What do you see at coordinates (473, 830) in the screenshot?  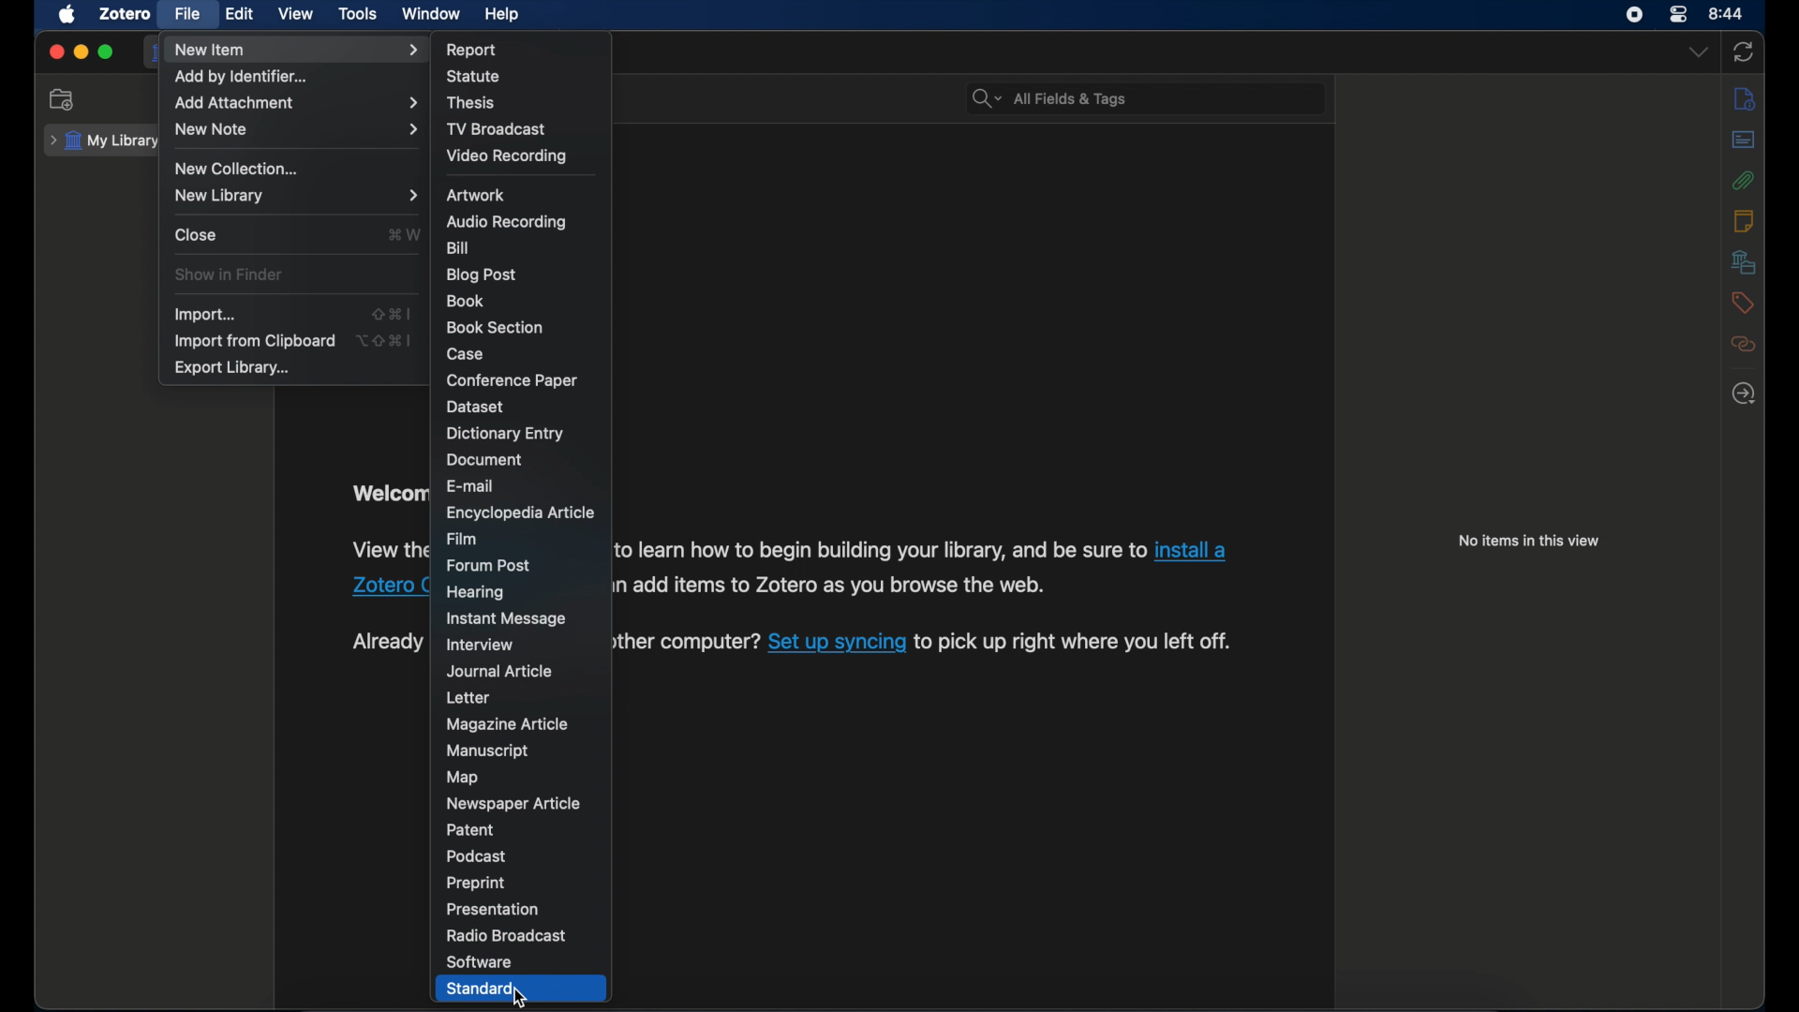 I see `patent` at bounding box center [473, 830].